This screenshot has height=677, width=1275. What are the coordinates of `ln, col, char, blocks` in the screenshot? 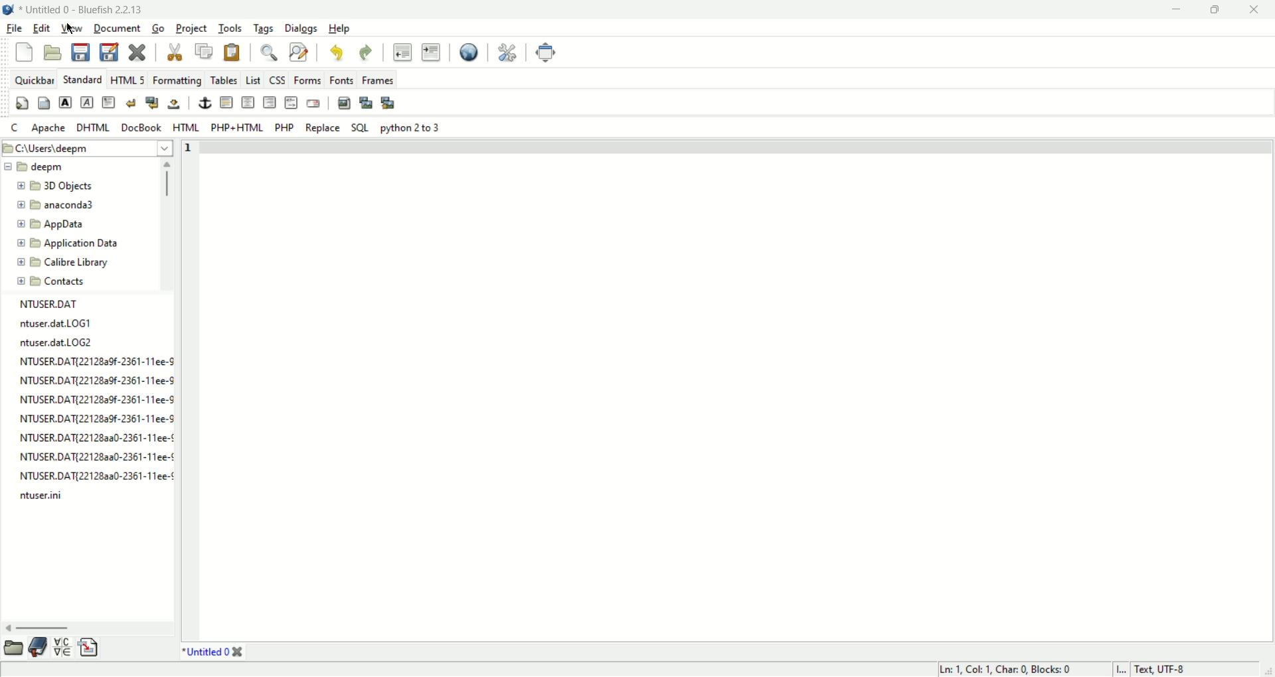 It's located at (1003, 670).